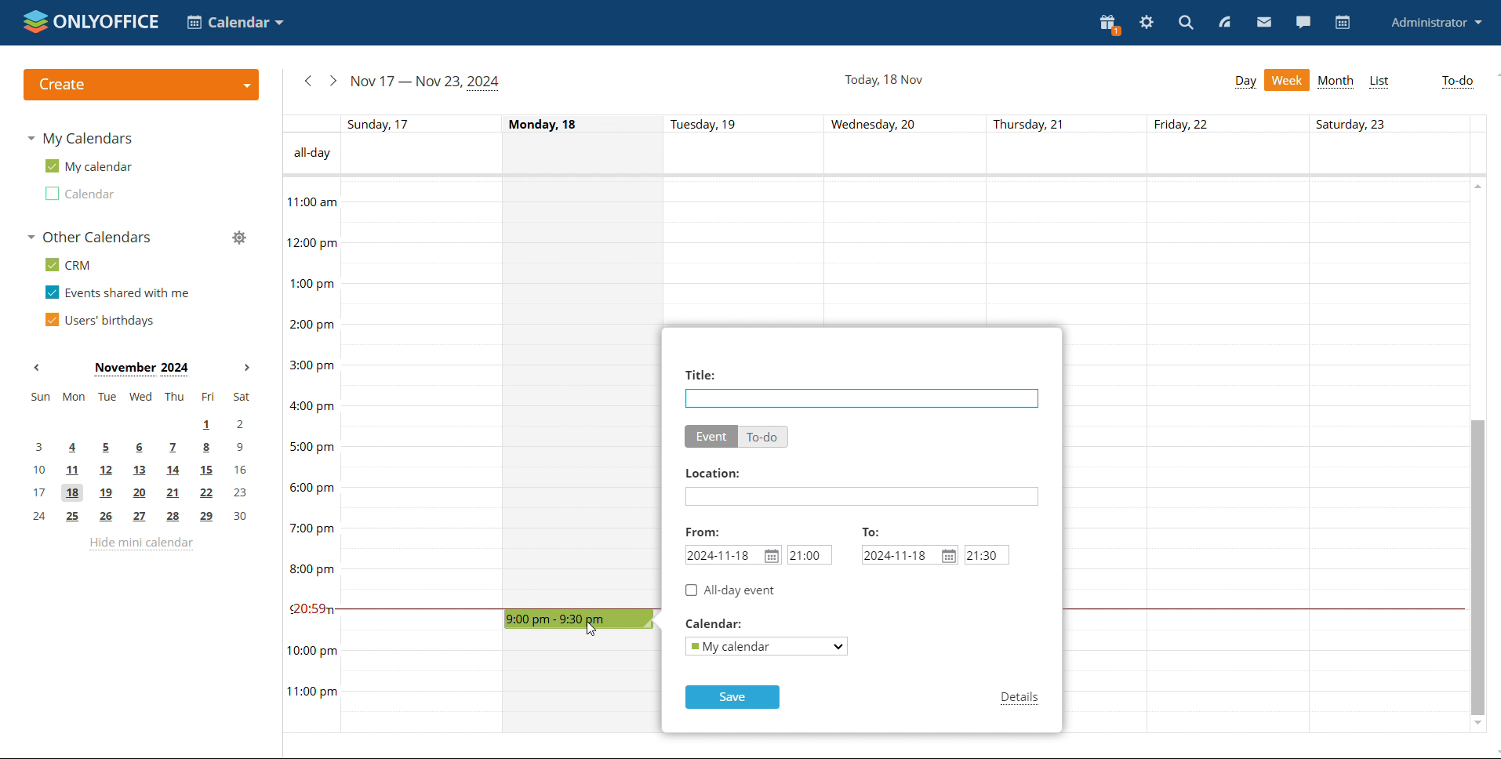 The image size is (1501, 759). Describe the element at coordinates (715, 474) in the screenshot. I see `location` at that location.